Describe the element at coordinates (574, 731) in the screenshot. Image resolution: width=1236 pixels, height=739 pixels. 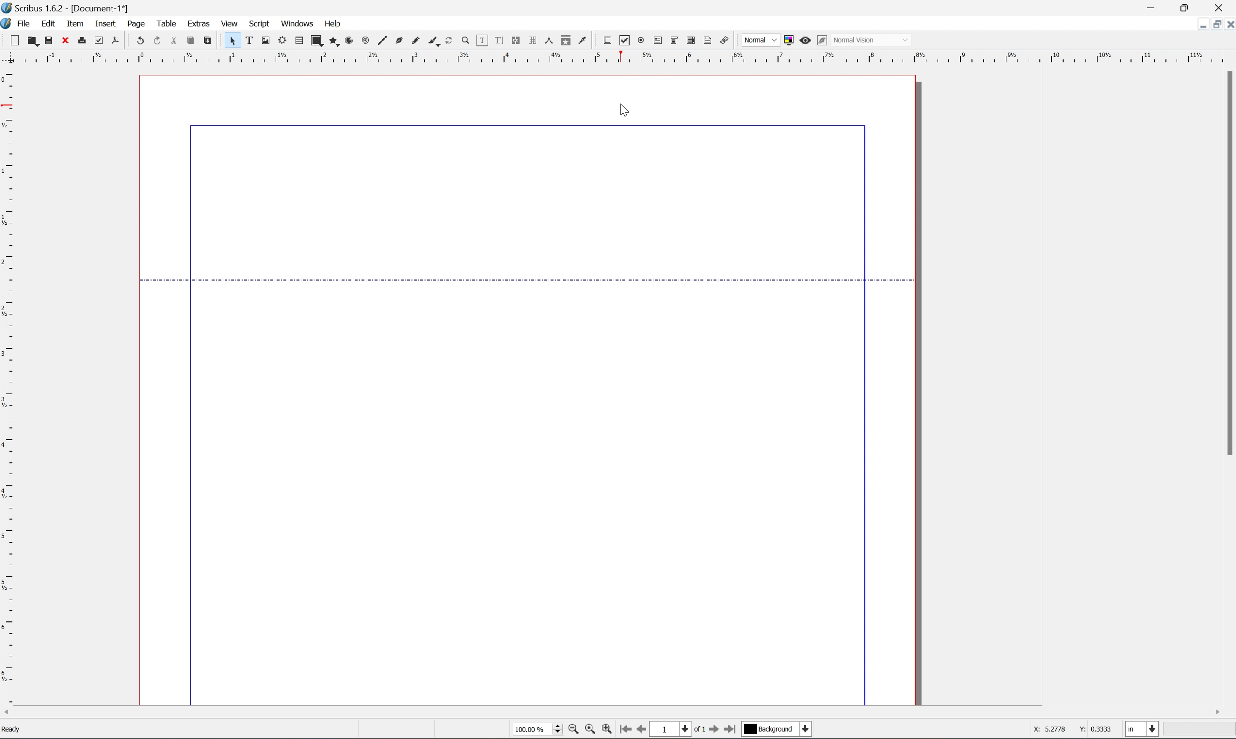
I see `zoom out` at that location.